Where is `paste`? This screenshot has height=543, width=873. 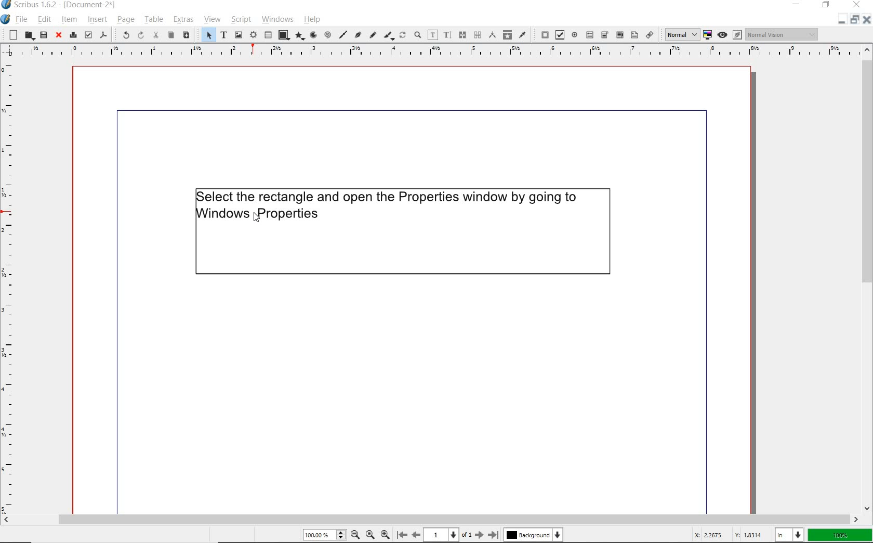
paste is located at coordinates (187, 36).